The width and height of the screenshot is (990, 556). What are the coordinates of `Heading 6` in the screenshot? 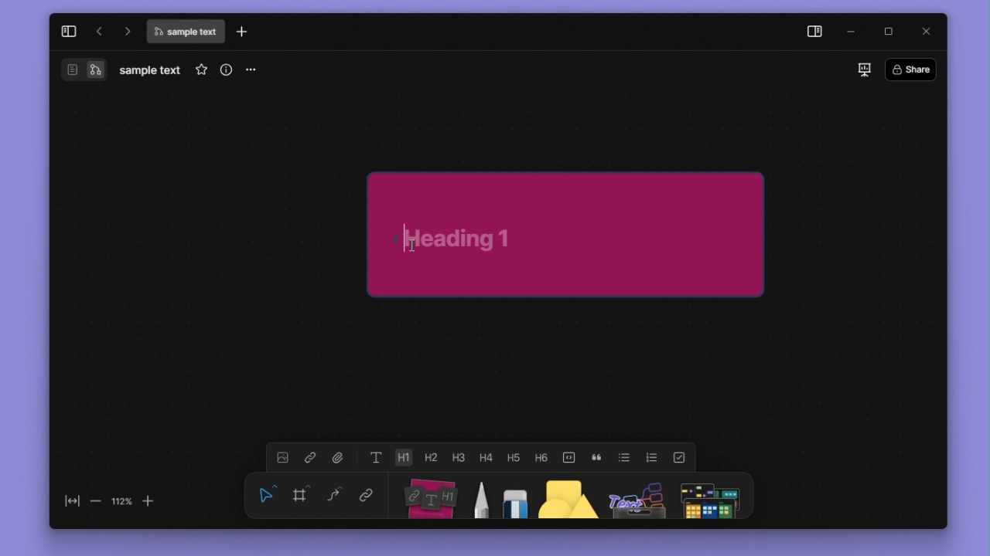 It's located at (540, 456).